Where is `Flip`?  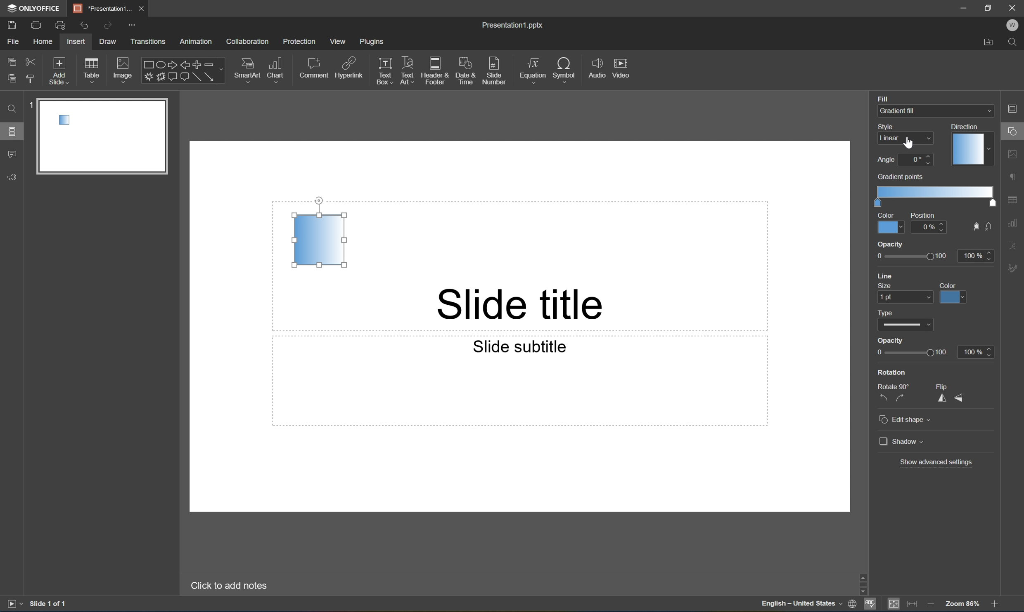 Flip is located at coordinates (940, 385).